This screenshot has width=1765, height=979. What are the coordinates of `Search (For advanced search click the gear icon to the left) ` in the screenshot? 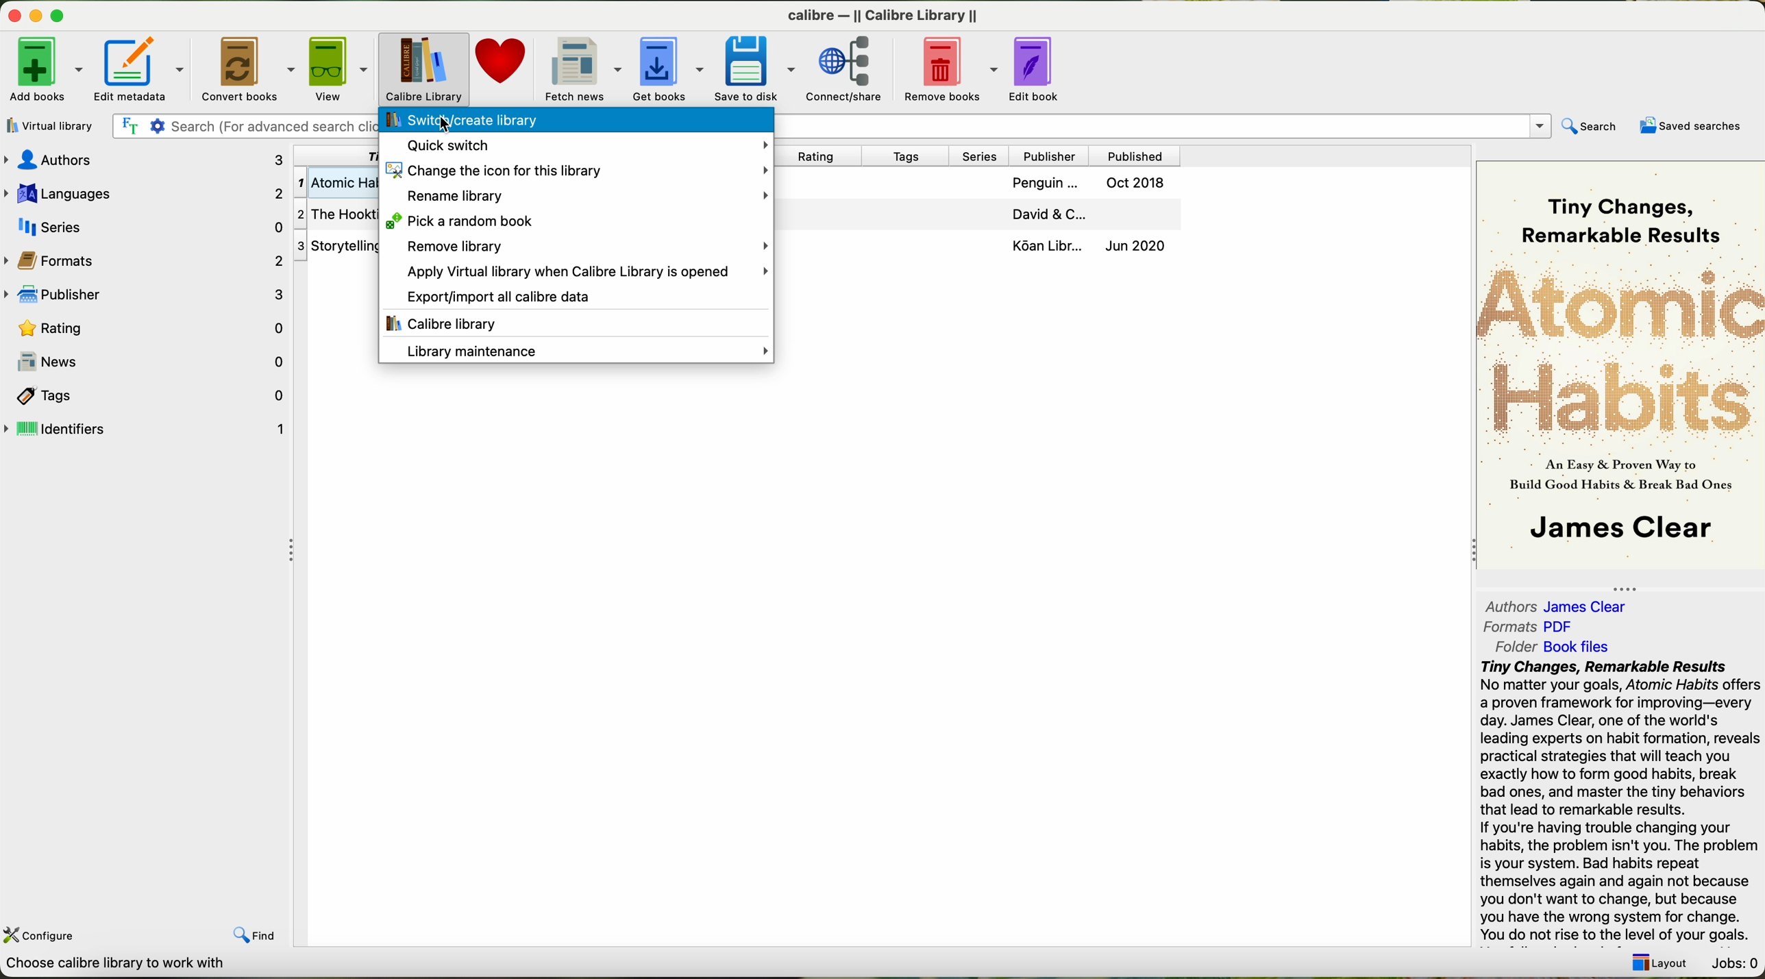 It's located at (242, 127).